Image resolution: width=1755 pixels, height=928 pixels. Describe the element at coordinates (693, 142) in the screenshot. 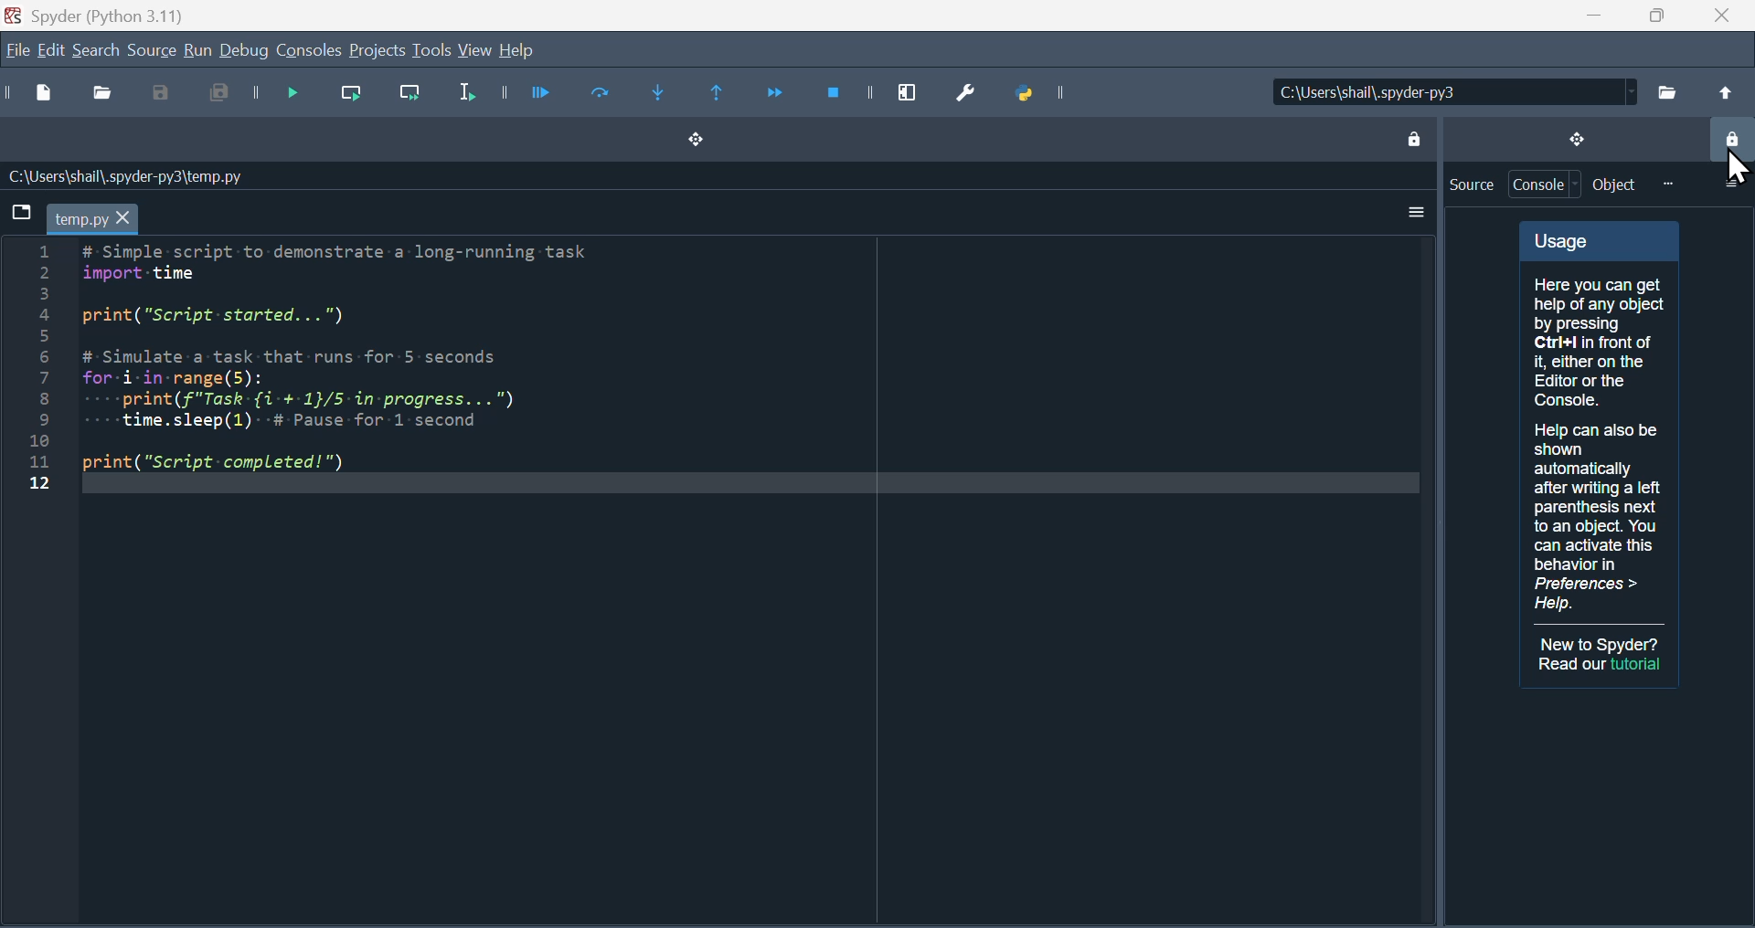

I see `Drag and drop button` at that location.